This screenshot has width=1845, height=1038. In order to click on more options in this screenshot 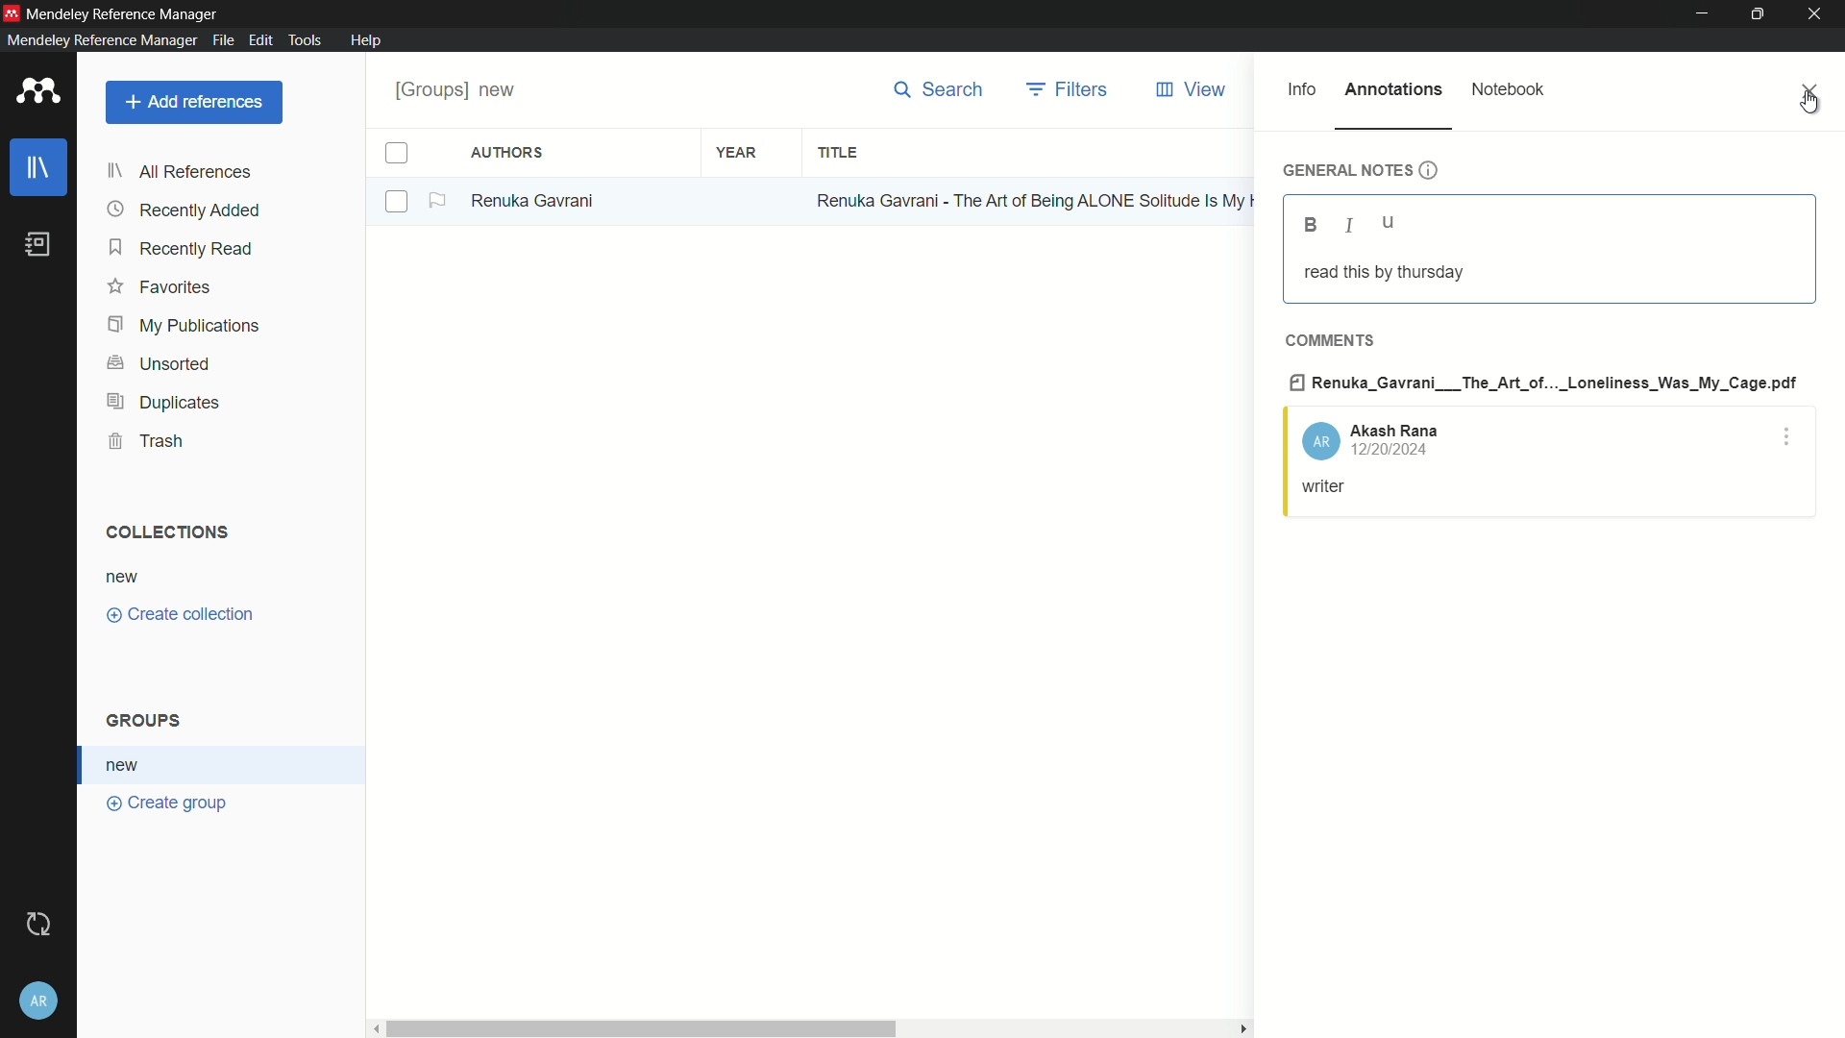, I will do `click(1788, 440)`.